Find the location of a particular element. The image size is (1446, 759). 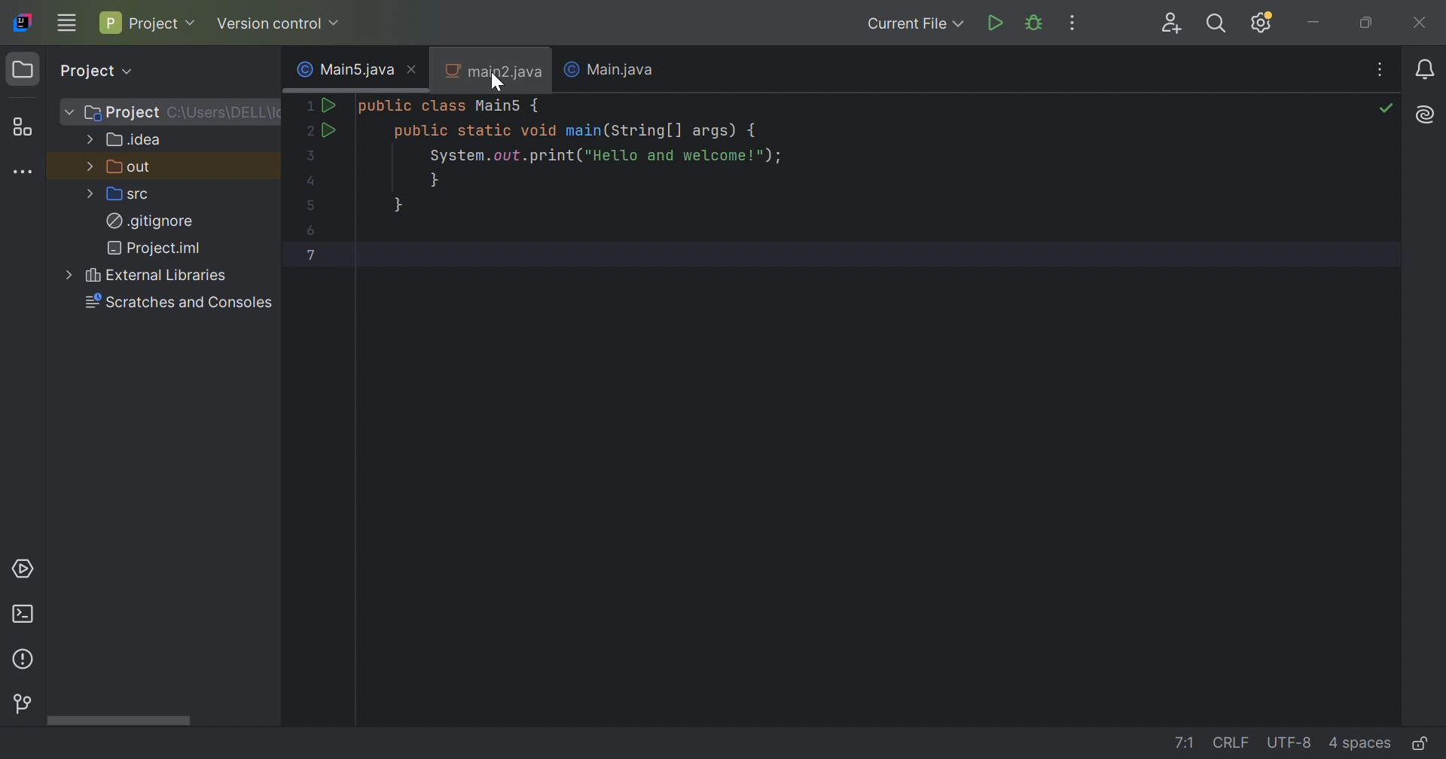

Close is located at coordinates (411, 69).